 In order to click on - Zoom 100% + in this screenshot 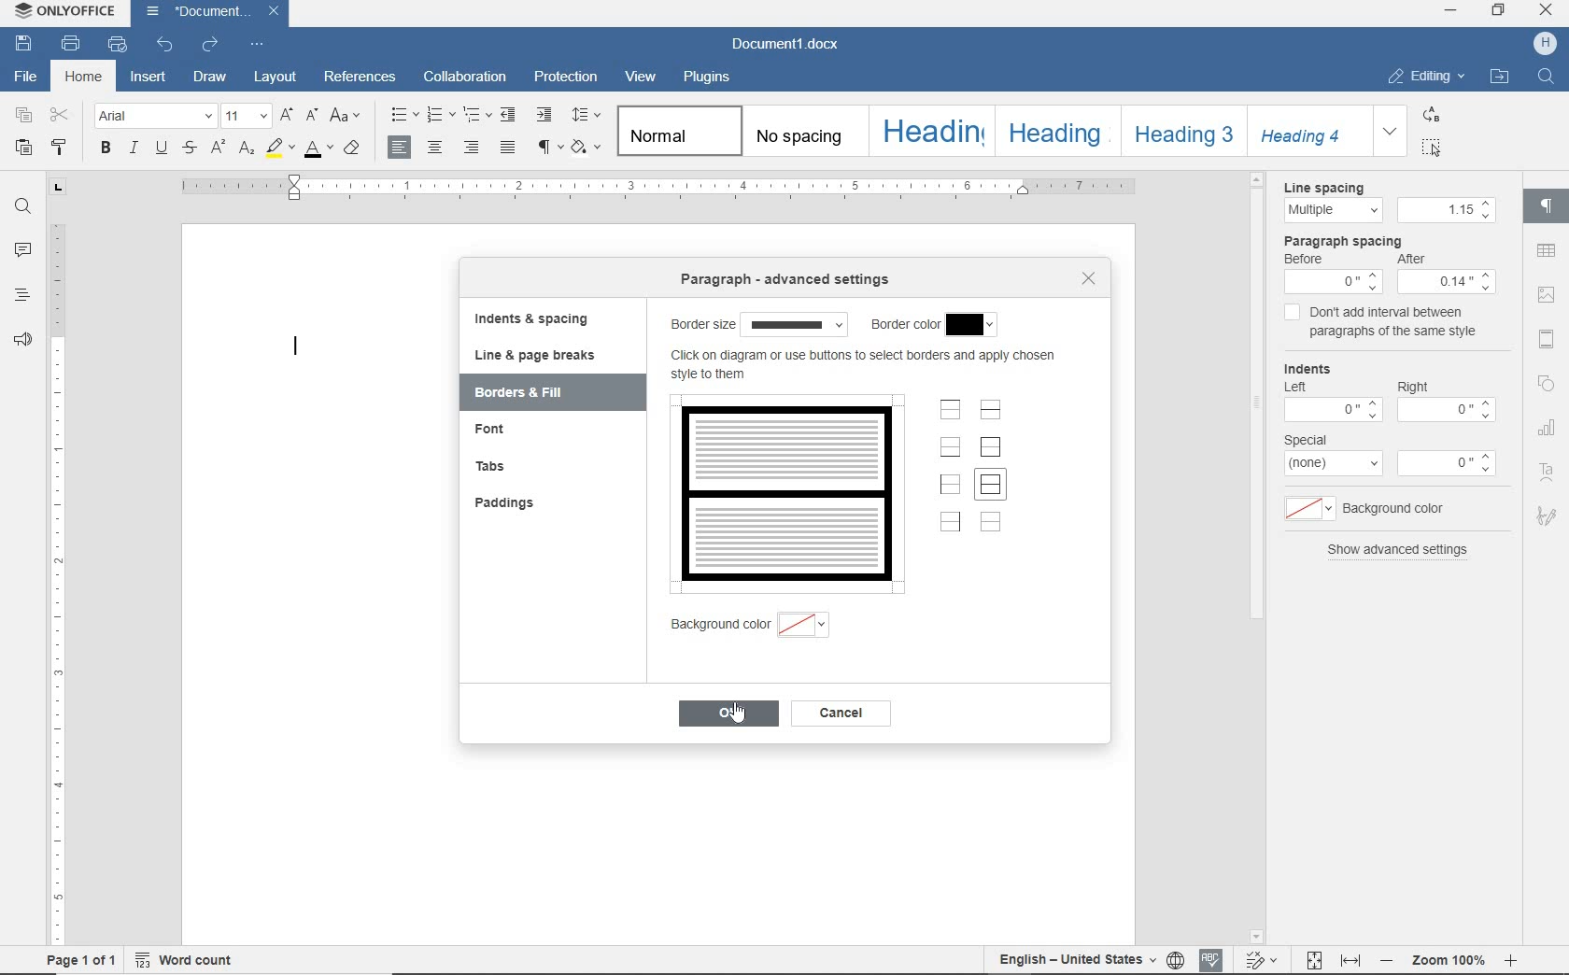, I will do `click(1450, 962)`.